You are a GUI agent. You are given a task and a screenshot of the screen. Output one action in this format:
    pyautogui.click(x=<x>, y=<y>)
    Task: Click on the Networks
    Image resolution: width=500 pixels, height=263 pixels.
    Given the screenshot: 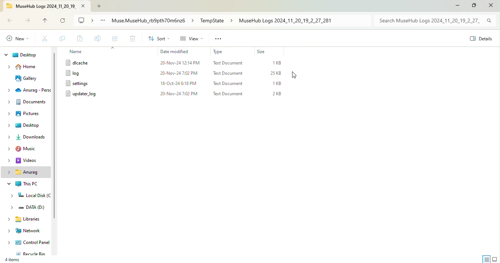 What is the action you would take?
    pyautogui.click(x=25, y=231)
    